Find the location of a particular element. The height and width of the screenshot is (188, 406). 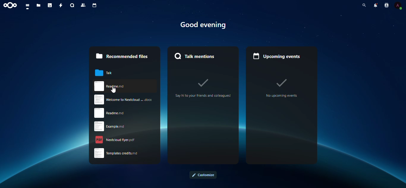

notifications is located at coordinates (376, 5).